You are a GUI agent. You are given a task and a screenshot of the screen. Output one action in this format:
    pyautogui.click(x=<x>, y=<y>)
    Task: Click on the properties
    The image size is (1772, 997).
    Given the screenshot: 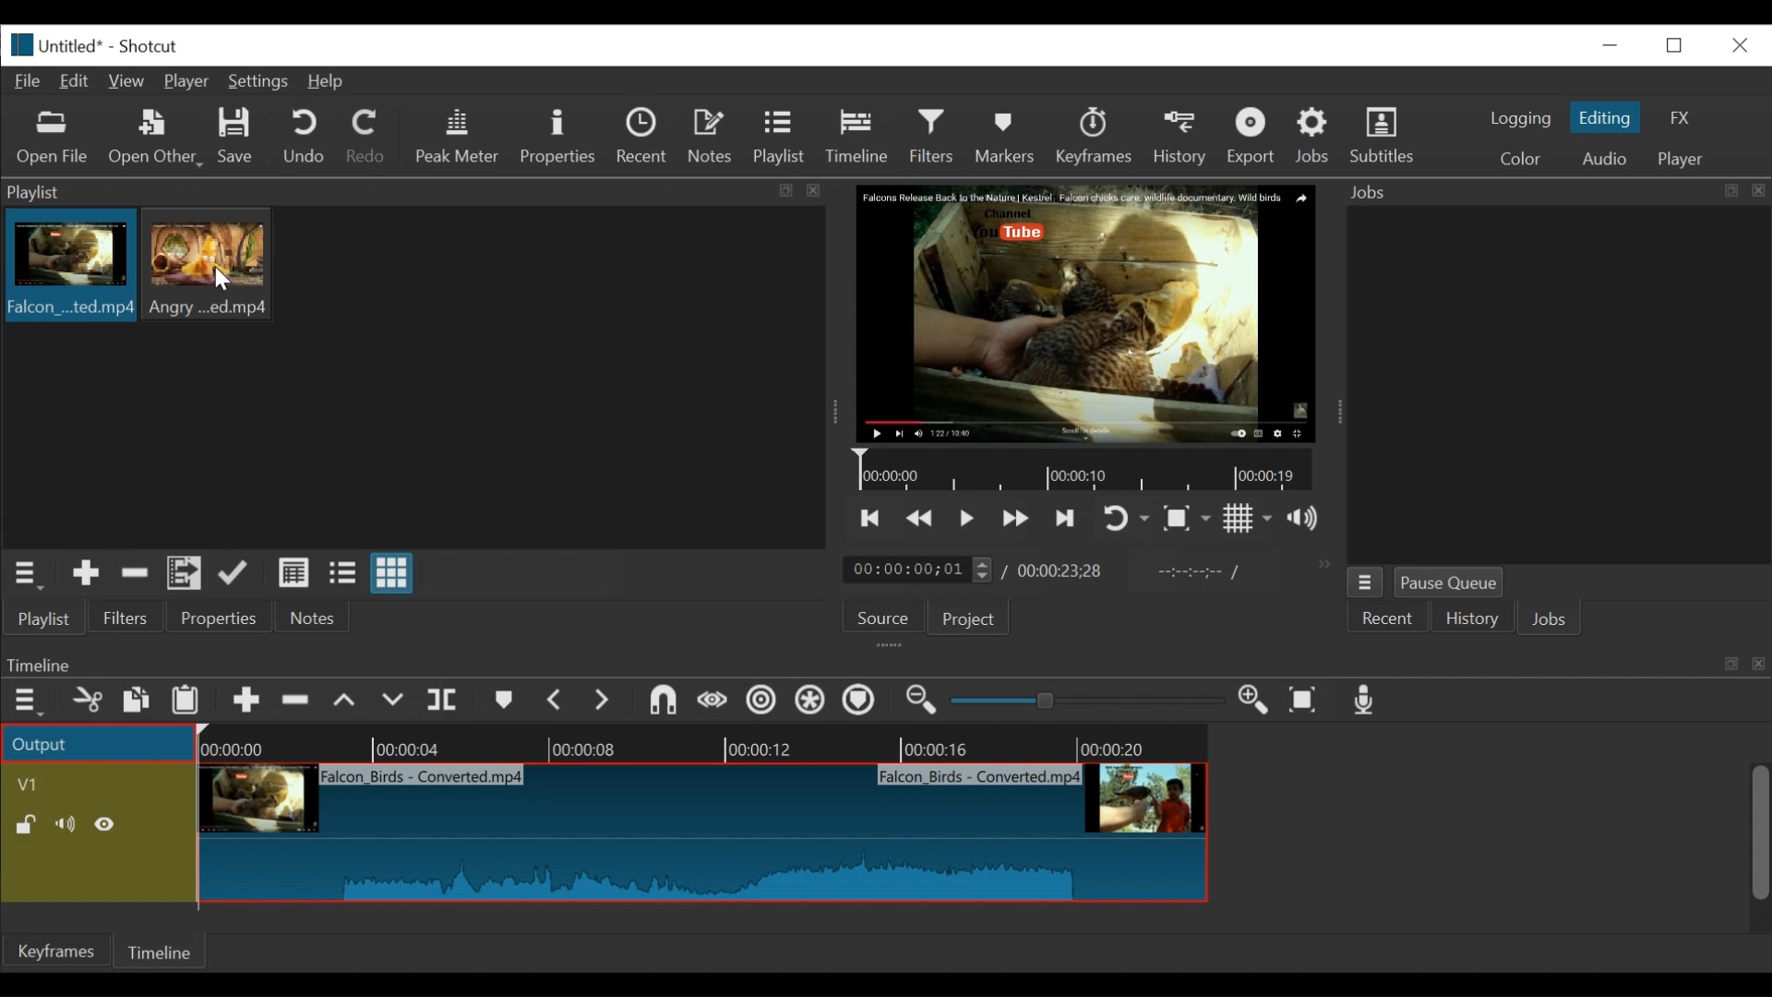 What is the action you would take?
    pyautogui.click(x=221, y=619)
    